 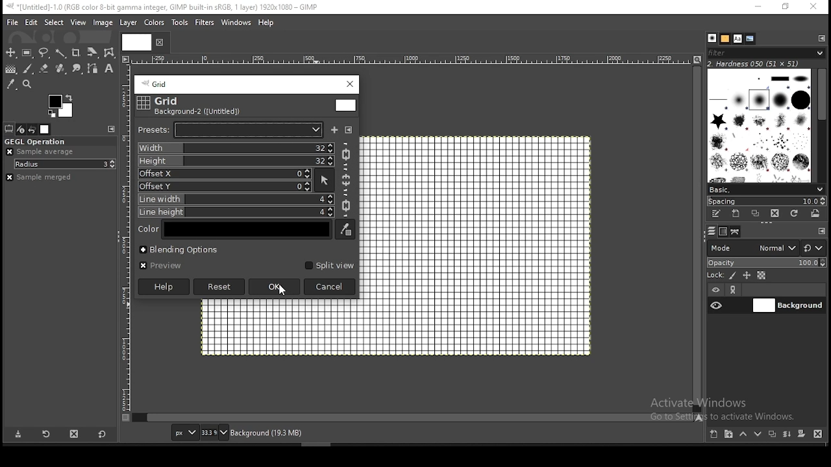 I want to click on duplicate layer, so click(x=772, y=436).